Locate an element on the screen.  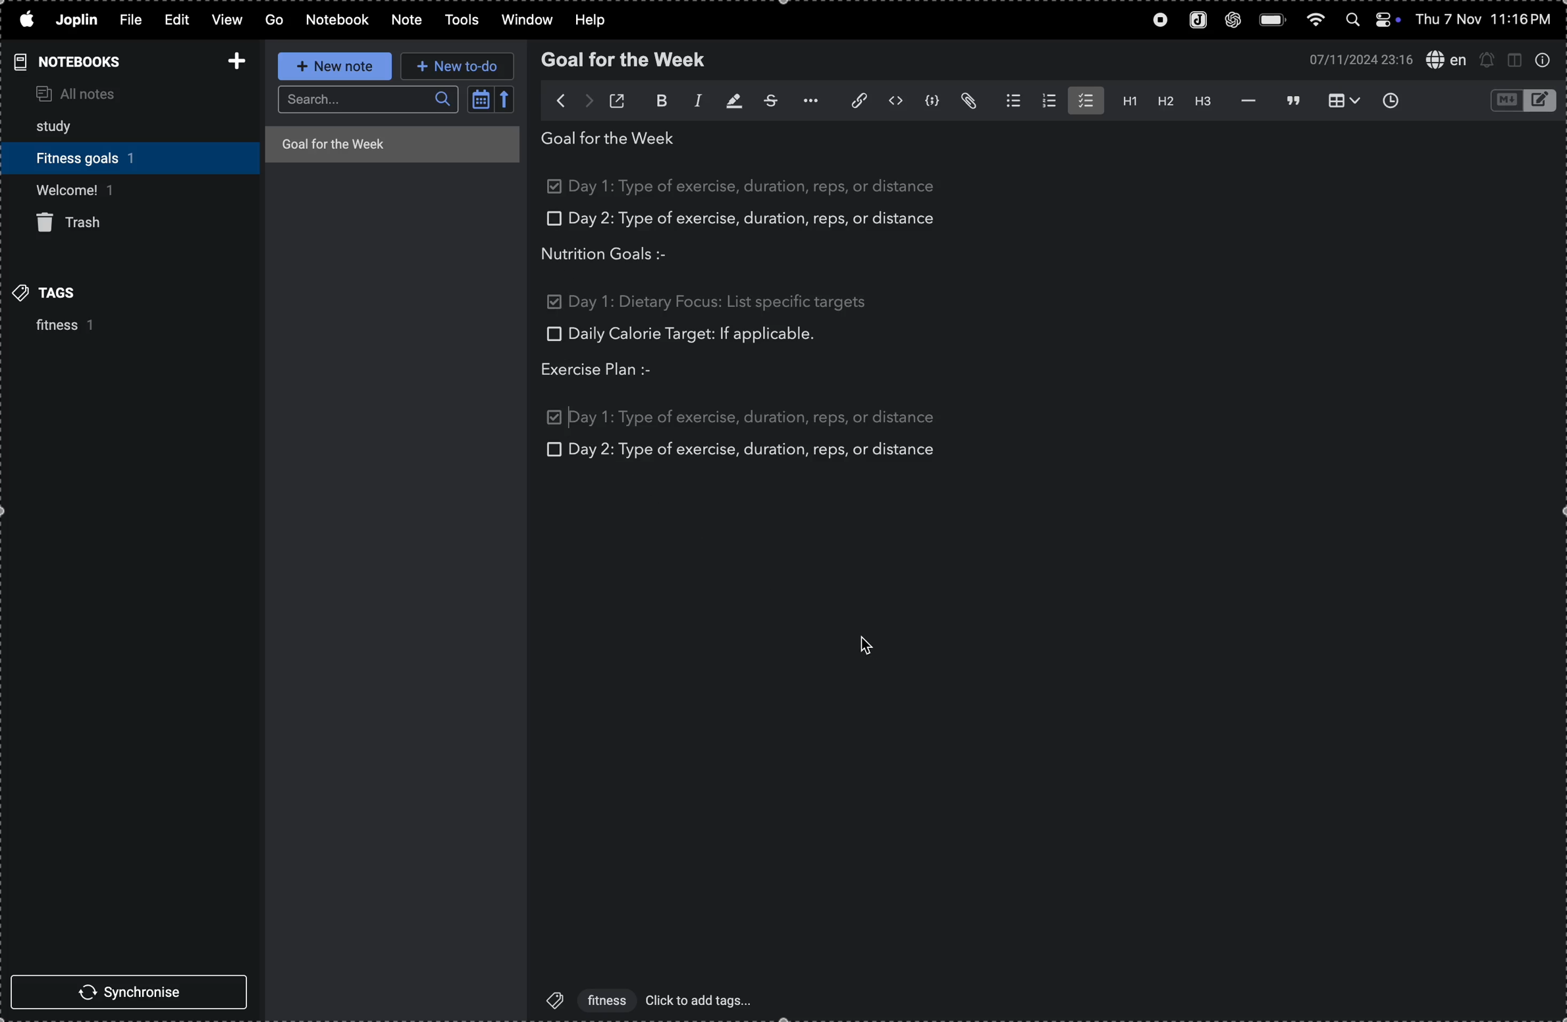
set alert is located at coordinates (1487, 60).